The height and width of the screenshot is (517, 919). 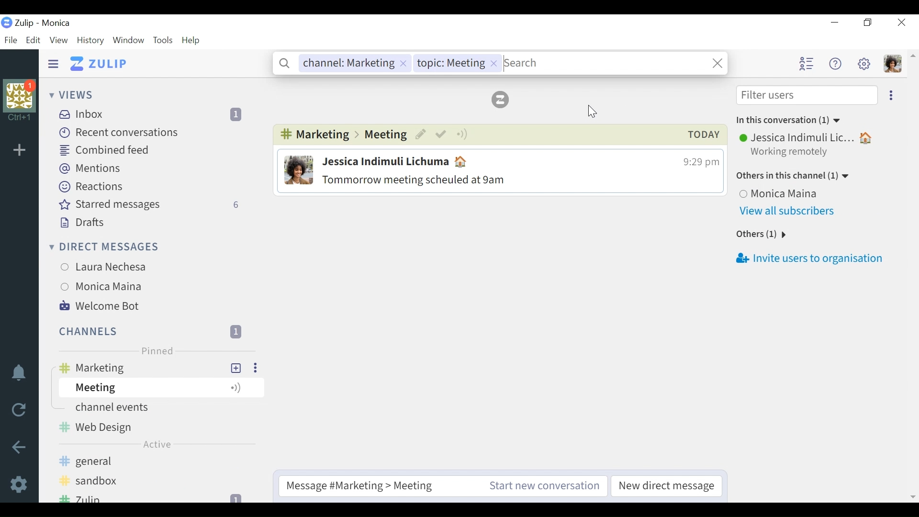 I want to click on Configure topic notification, so click(x=463, y=135).